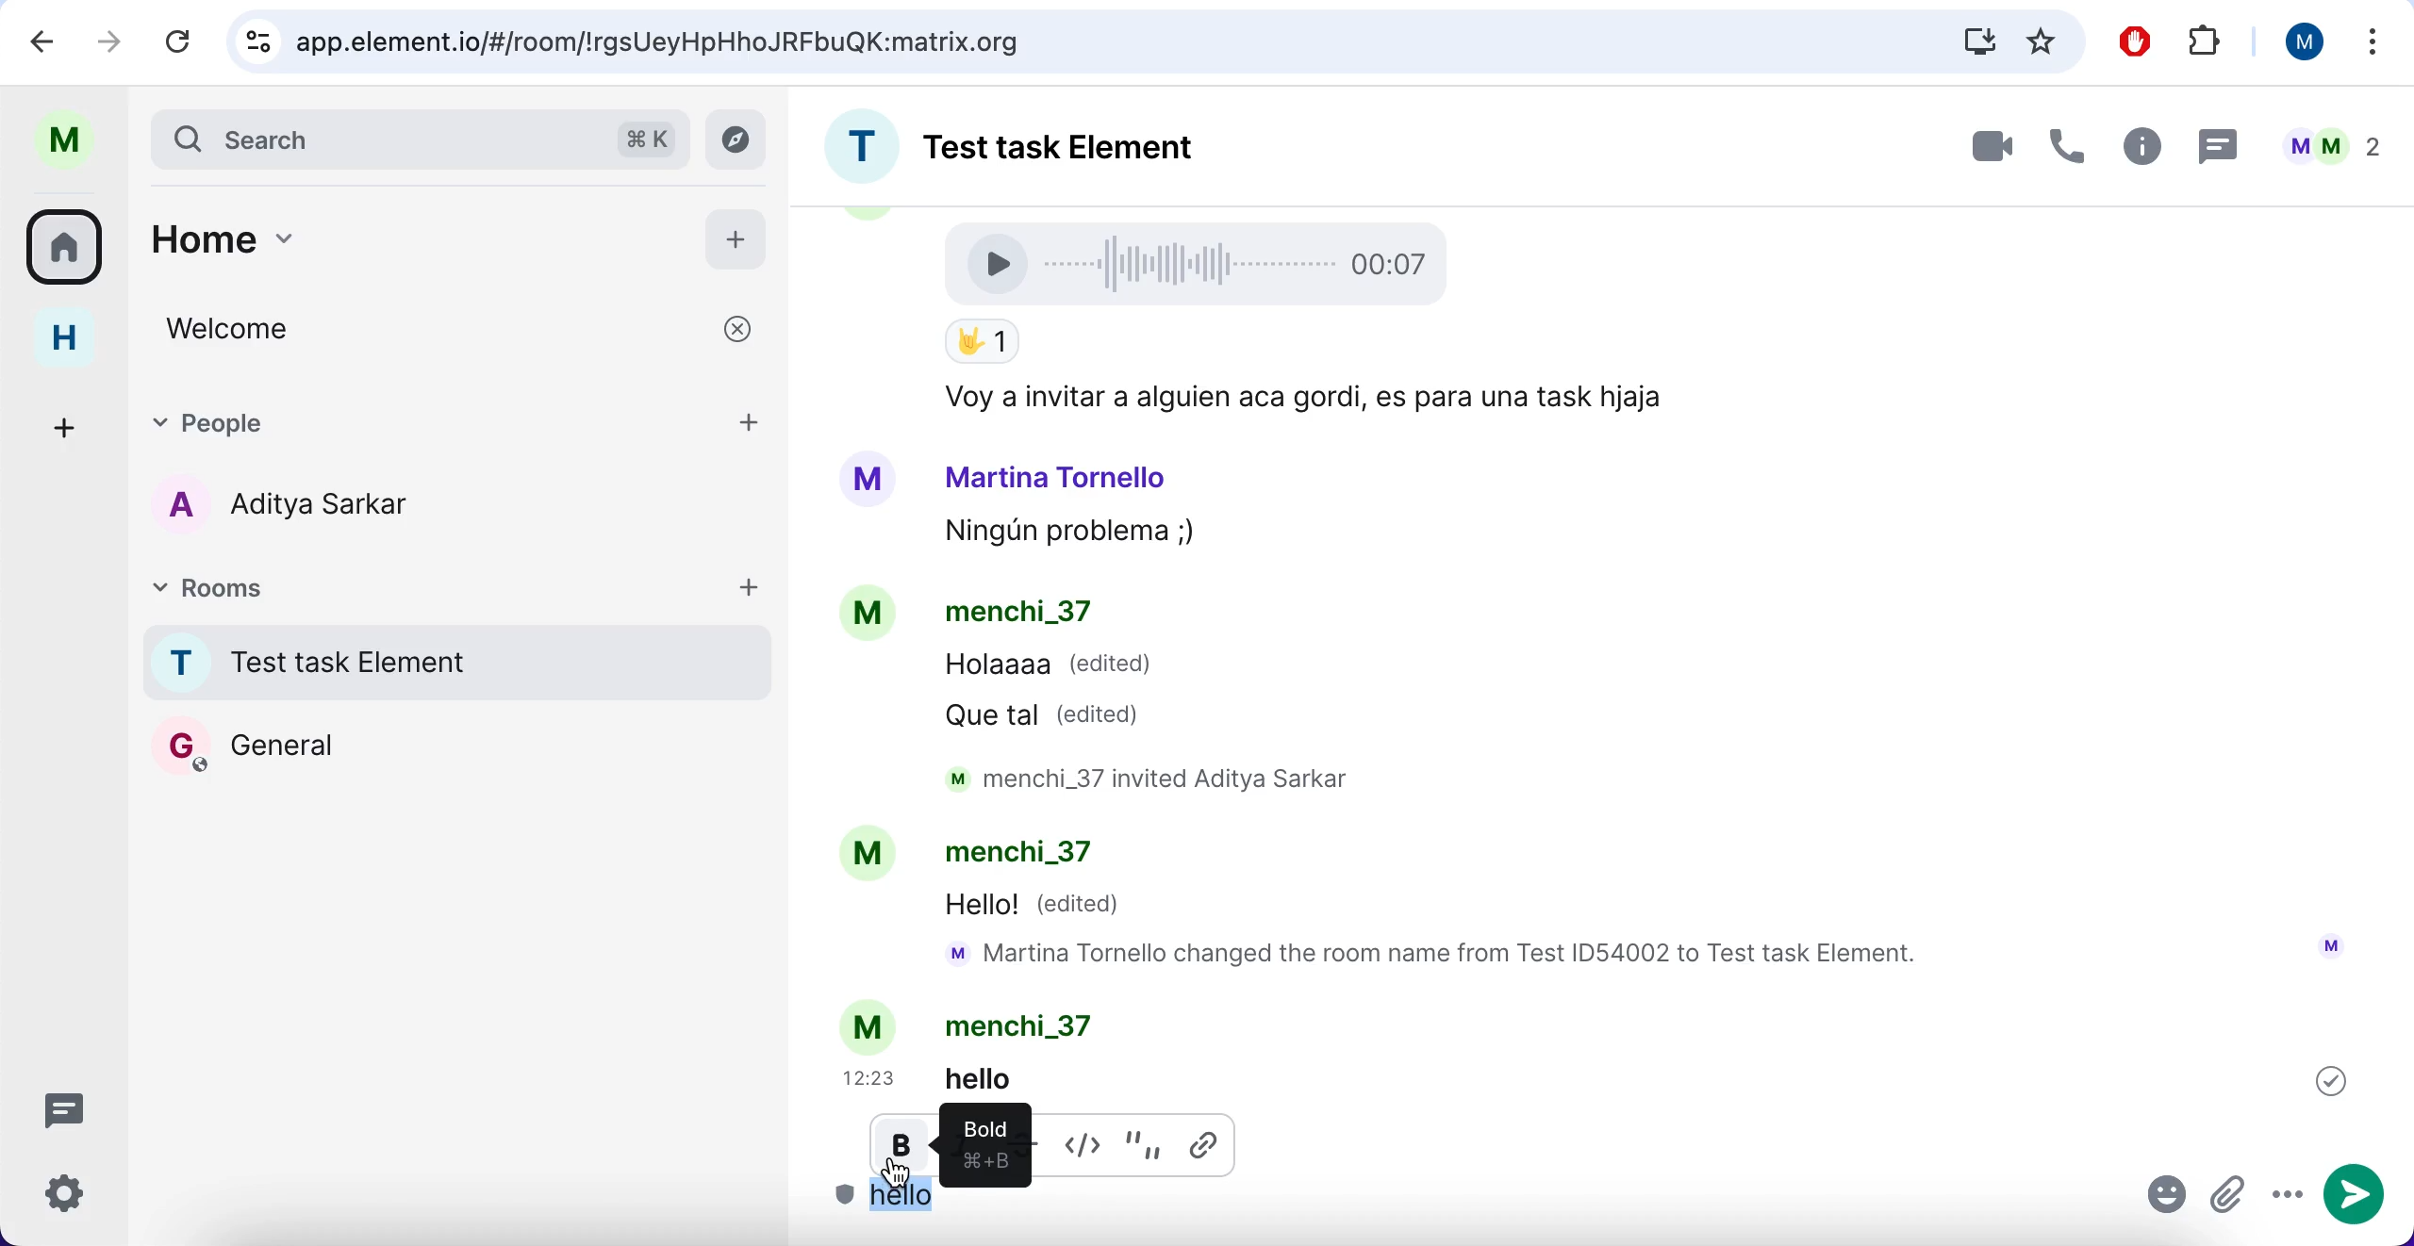 The image size is (2414, 1246). What do you see at coordinates (451, 662) in the screenshot?
I see `room name` at bounding box center [451, 662].